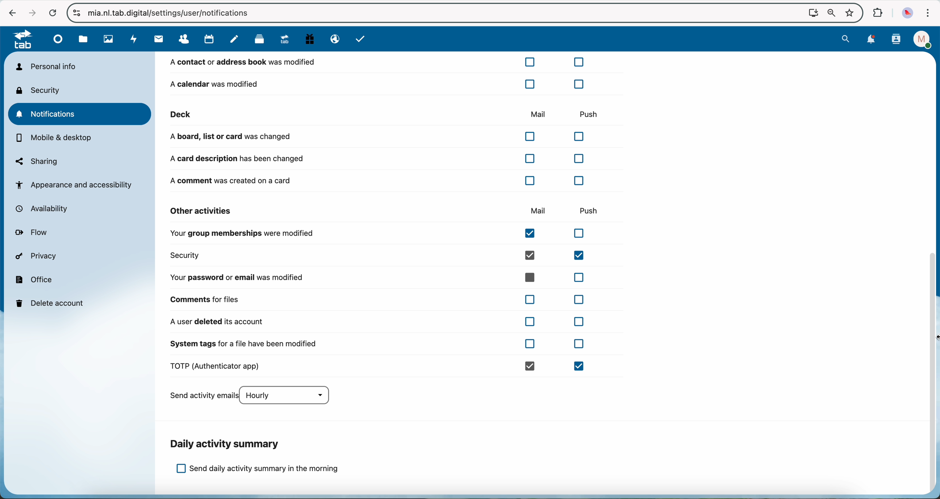 The image size is (940, 499). I want to click on send activity emails, so click(254, 396).